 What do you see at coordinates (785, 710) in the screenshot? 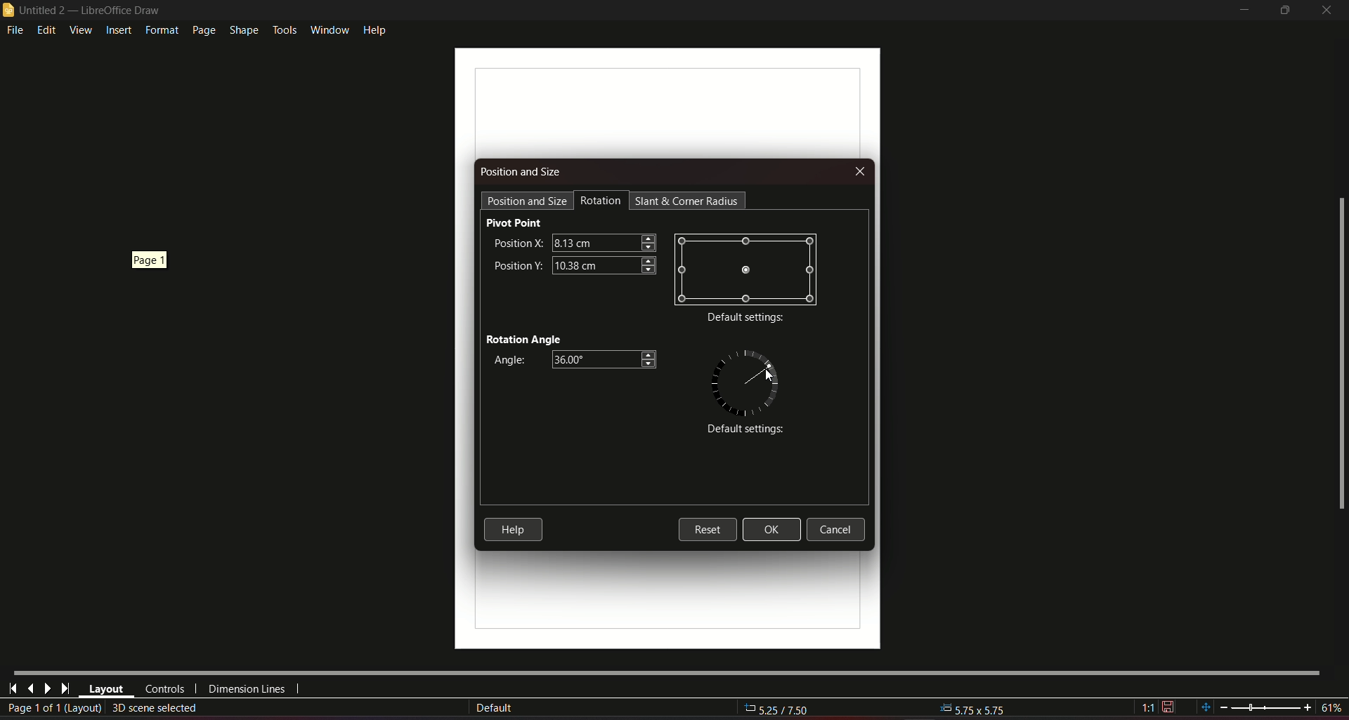
I see `5.25/7.50` at bounding box center [785, 710].